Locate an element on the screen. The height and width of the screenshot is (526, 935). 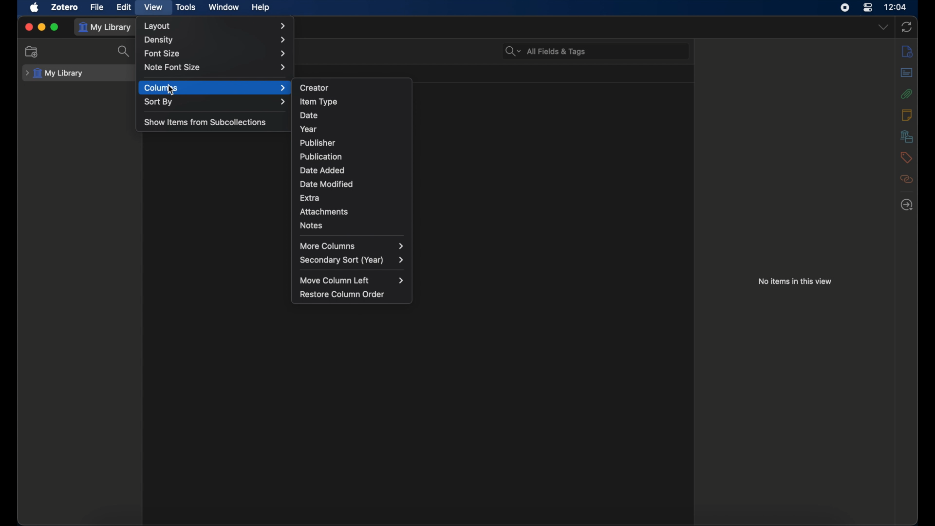
my library is located at coordinates (54, 74).